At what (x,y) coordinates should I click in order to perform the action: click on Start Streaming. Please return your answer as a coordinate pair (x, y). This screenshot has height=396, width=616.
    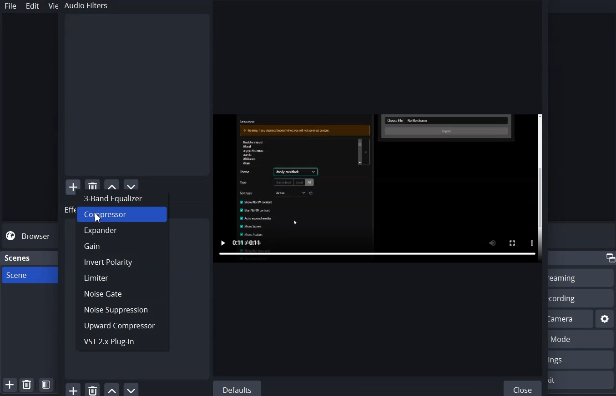
    Looking at the image, I should click on (581, 277).